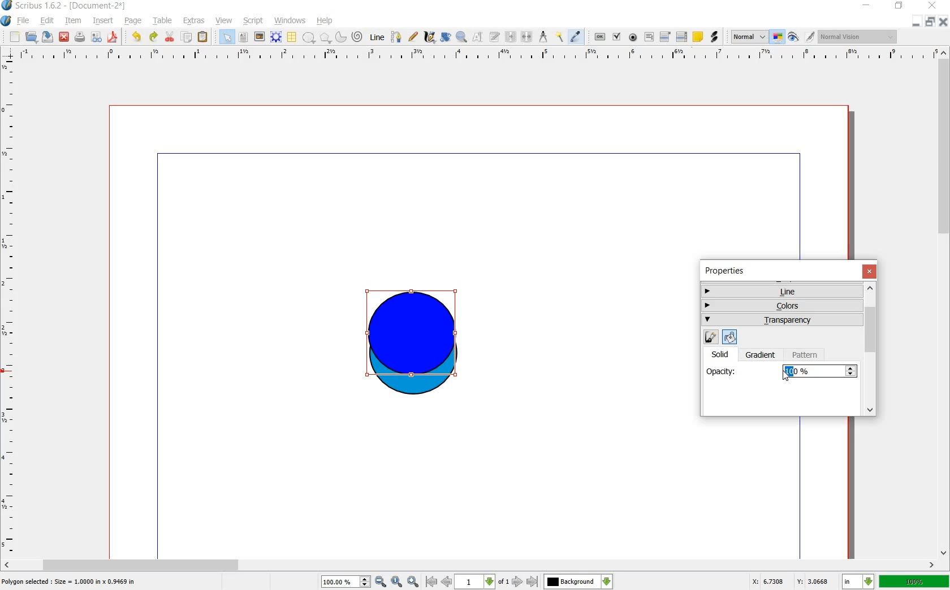 The height and width of the screenshot is (590, 950). Describe the element at coordinates (364, 582) in the screenshot. I see `increase or decrease zoom` at that location.